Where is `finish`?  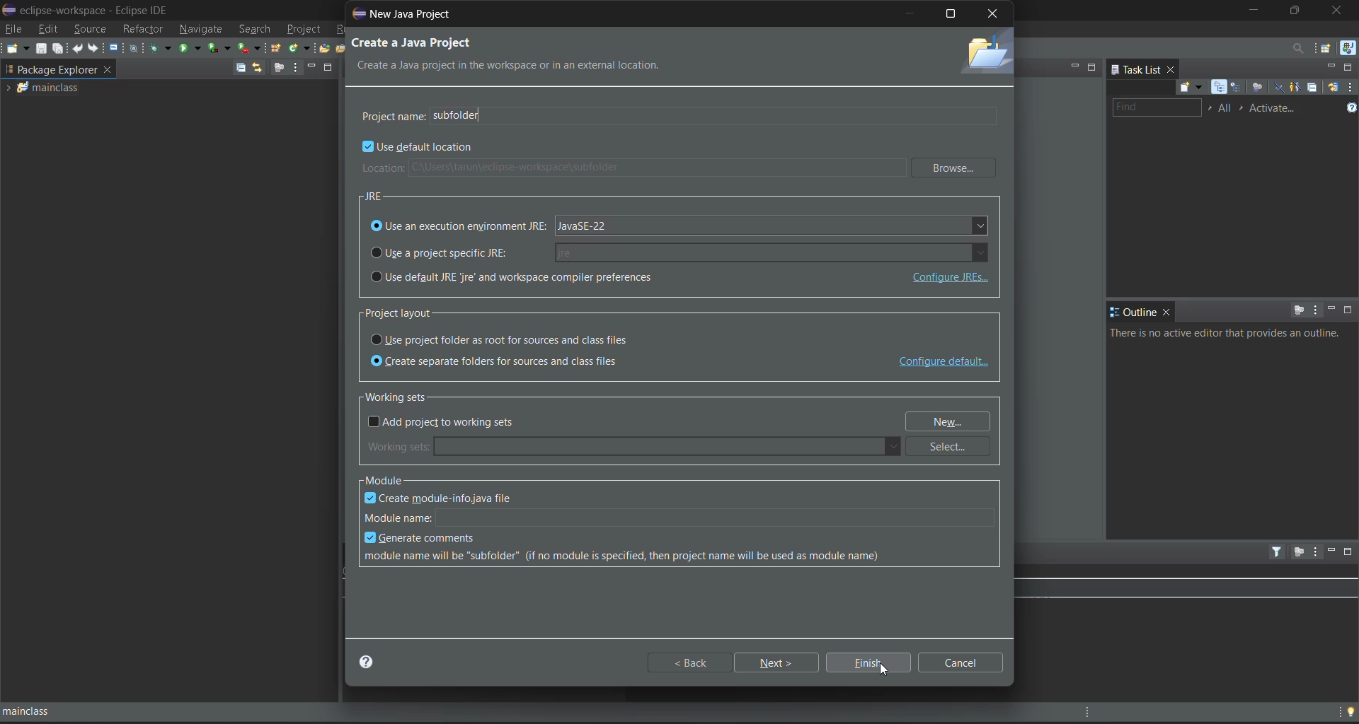
finish is located at coordinates (871, 662).